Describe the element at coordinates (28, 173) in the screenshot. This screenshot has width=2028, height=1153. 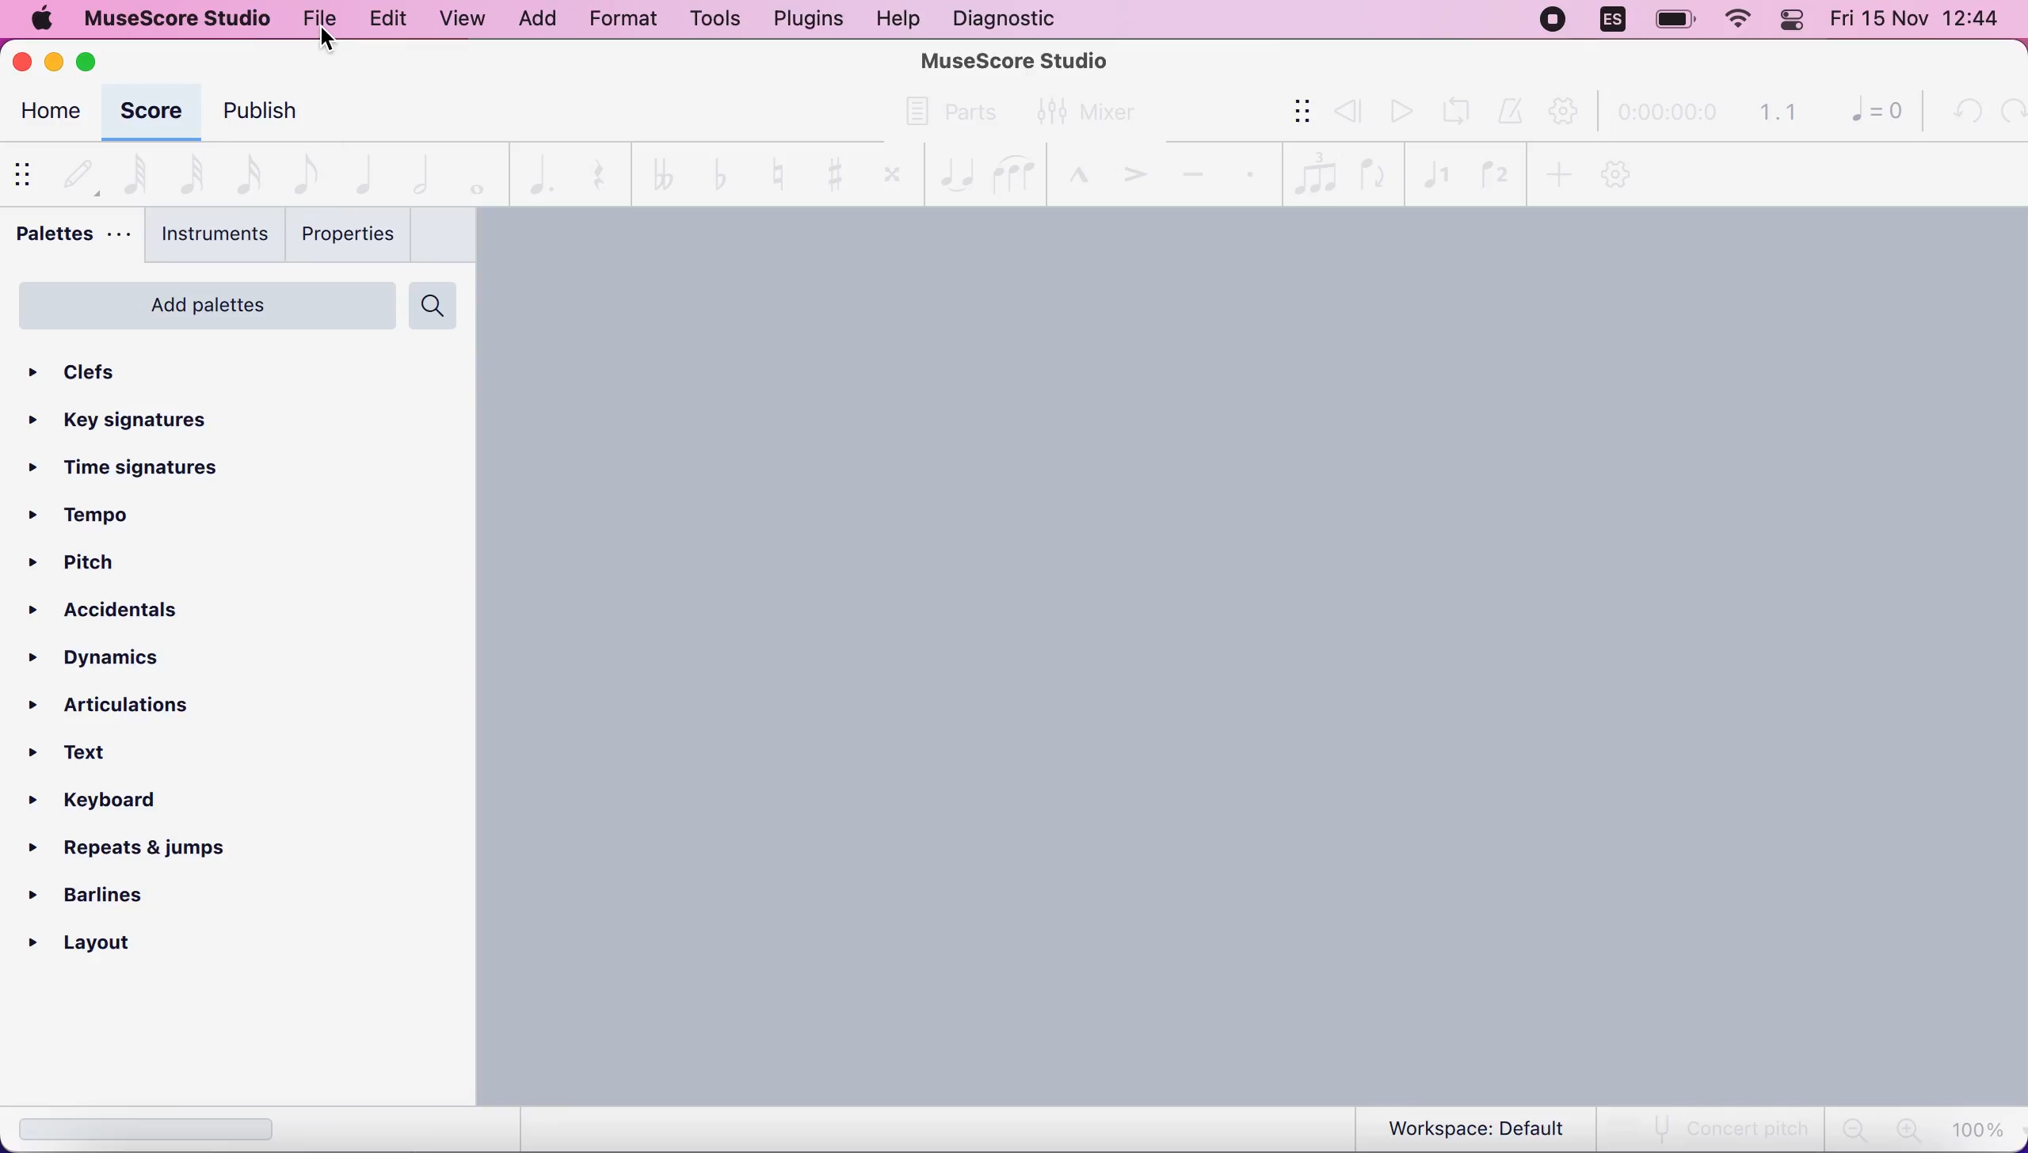
I see `show/hide` at that location.